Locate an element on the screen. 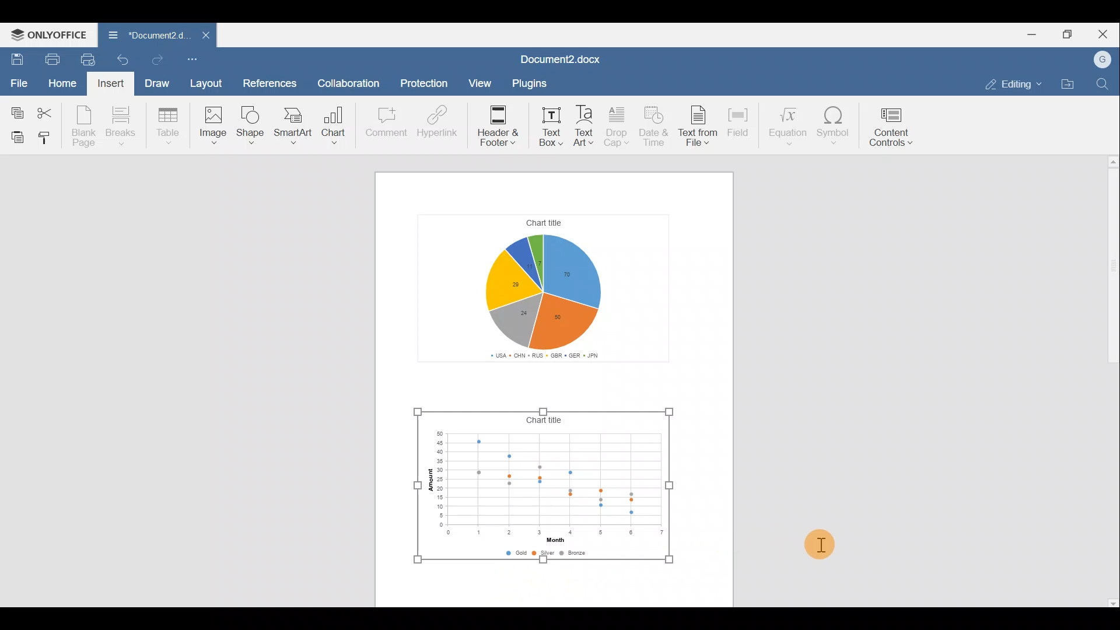 The image size is (1120, 630). Date & time is located at coordinates (657, 127).